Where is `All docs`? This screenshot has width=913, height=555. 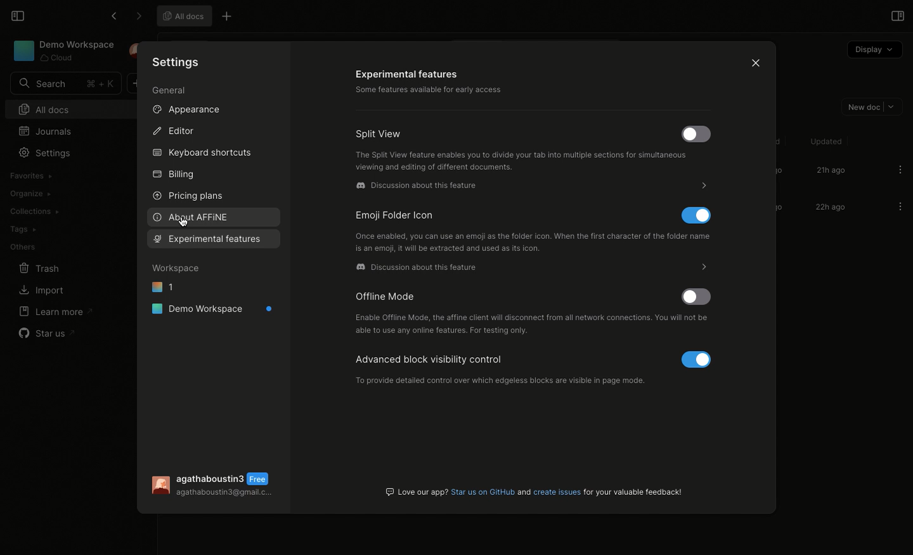 All docs is located at coordinates (62, 109).